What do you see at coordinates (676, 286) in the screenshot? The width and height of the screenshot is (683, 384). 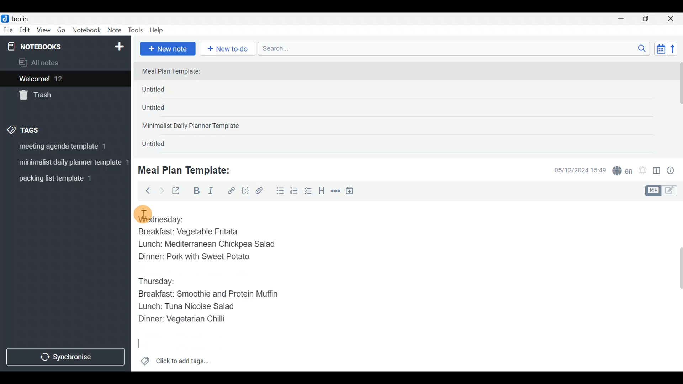 I see `Scroll bar` at bounding box center [676, 286].